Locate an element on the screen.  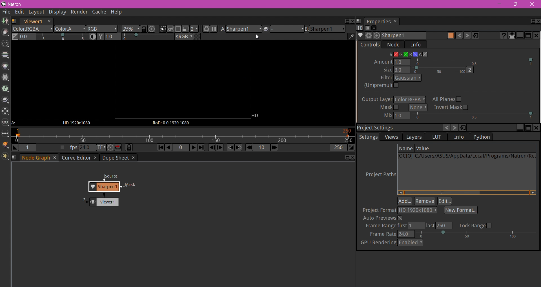
Project Settings is located at coordinates (376, 127).